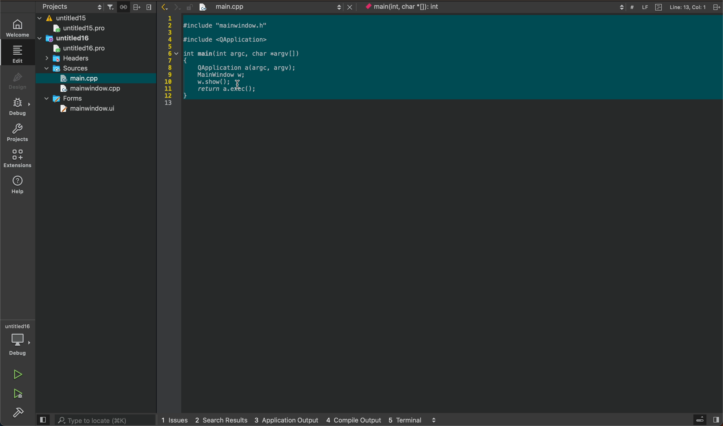  I want to click on design, so click(16, 81).